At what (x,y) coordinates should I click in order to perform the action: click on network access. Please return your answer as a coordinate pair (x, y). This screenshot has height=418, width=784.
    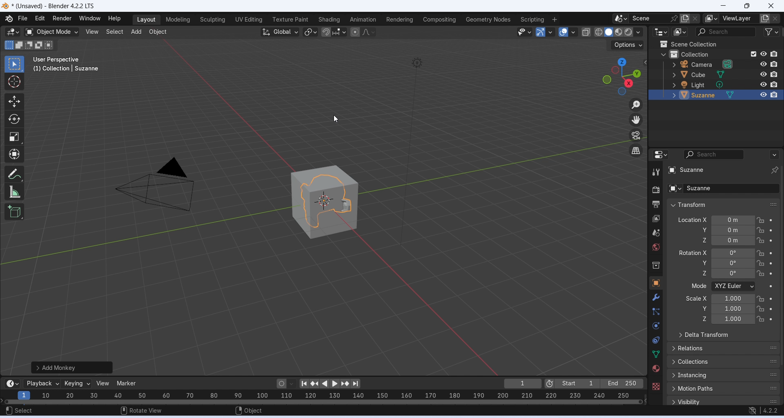
    Looking at the image, I should click on (753, 411).